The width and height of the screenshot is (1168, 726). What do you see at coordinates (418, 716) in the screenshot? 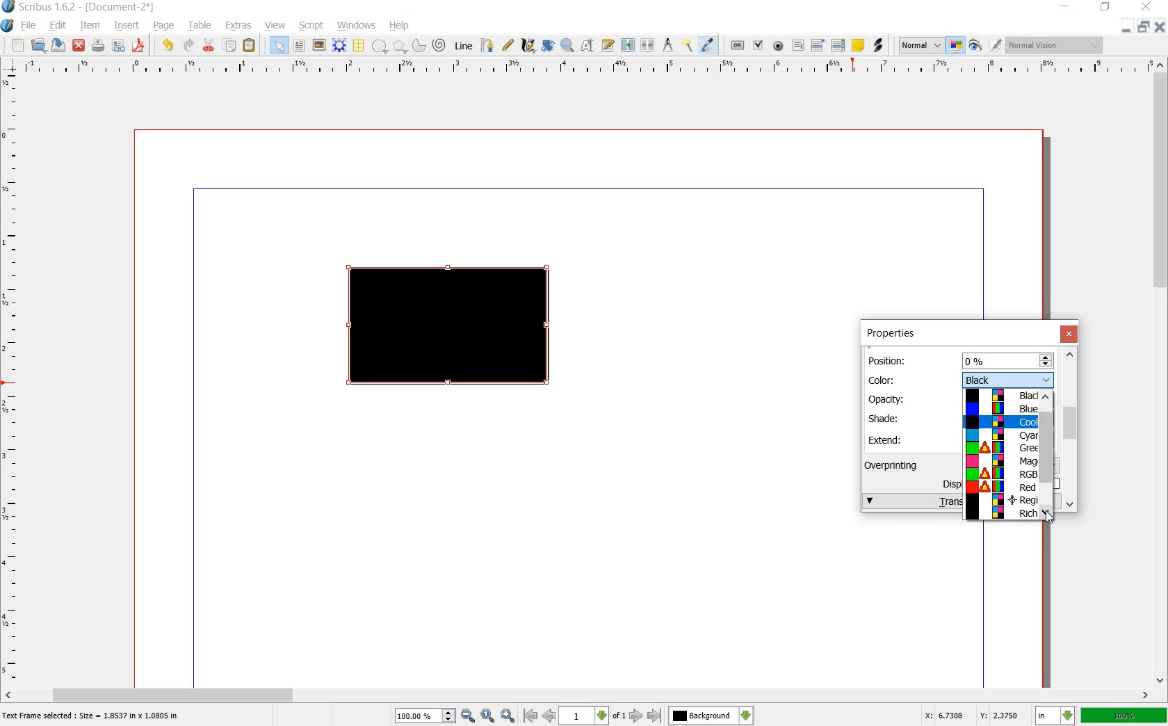
I see `100%` at bounding box center [418, 716].